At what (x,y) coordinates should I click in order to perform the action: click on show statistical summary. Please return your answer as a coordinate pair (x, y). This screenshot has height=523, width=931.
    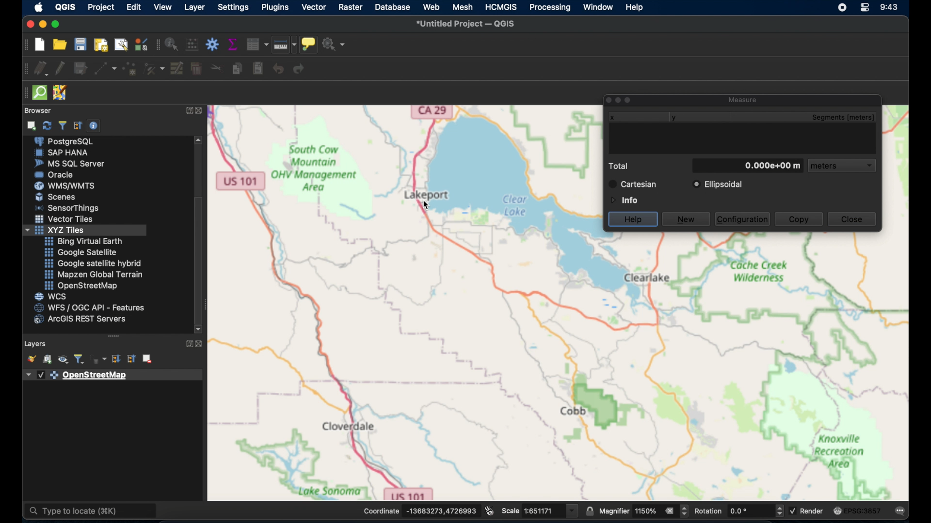
    Looking at the image, I should click on (234, 44).